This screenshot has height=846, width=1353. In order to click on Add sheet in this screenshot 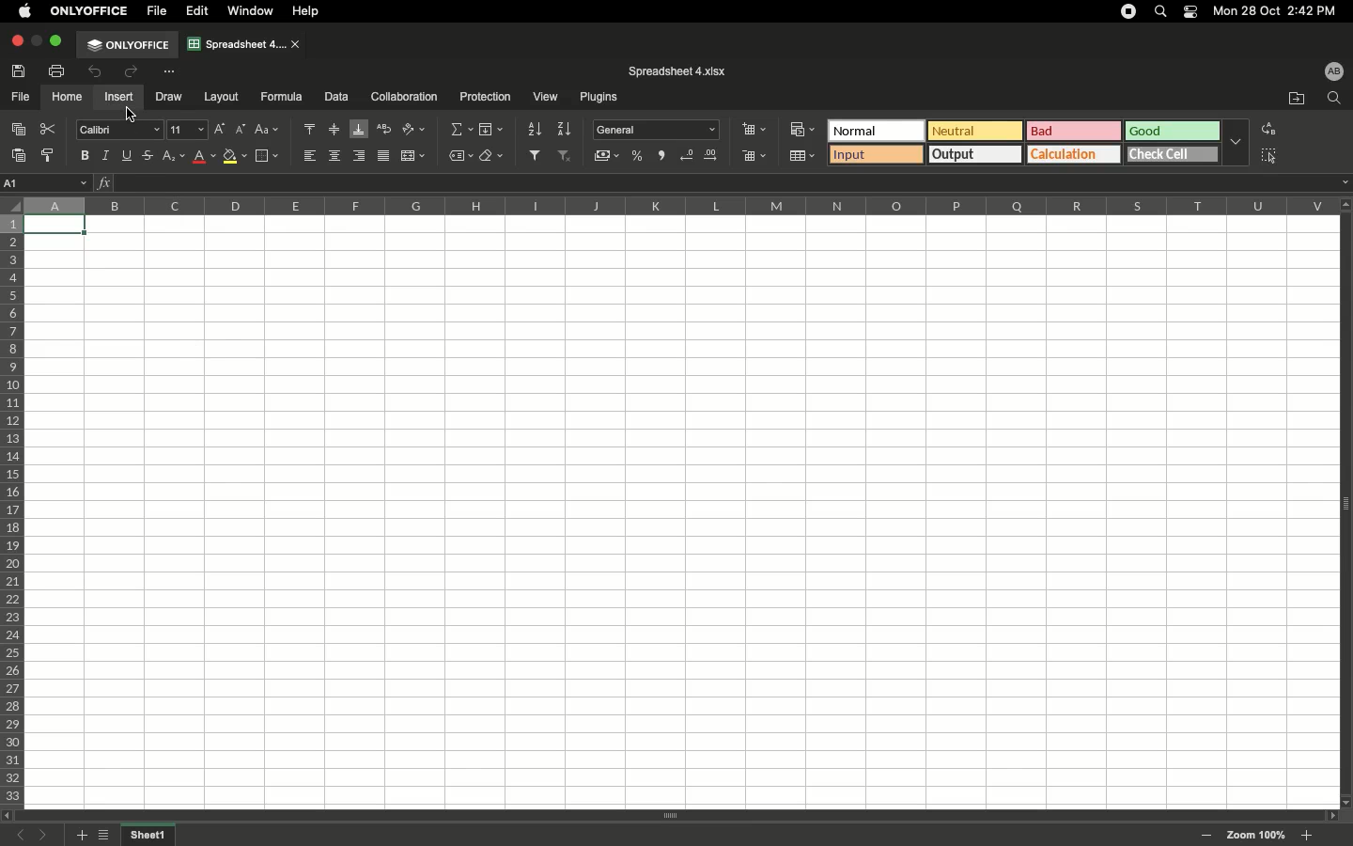, I will do `click(80, 836)`.